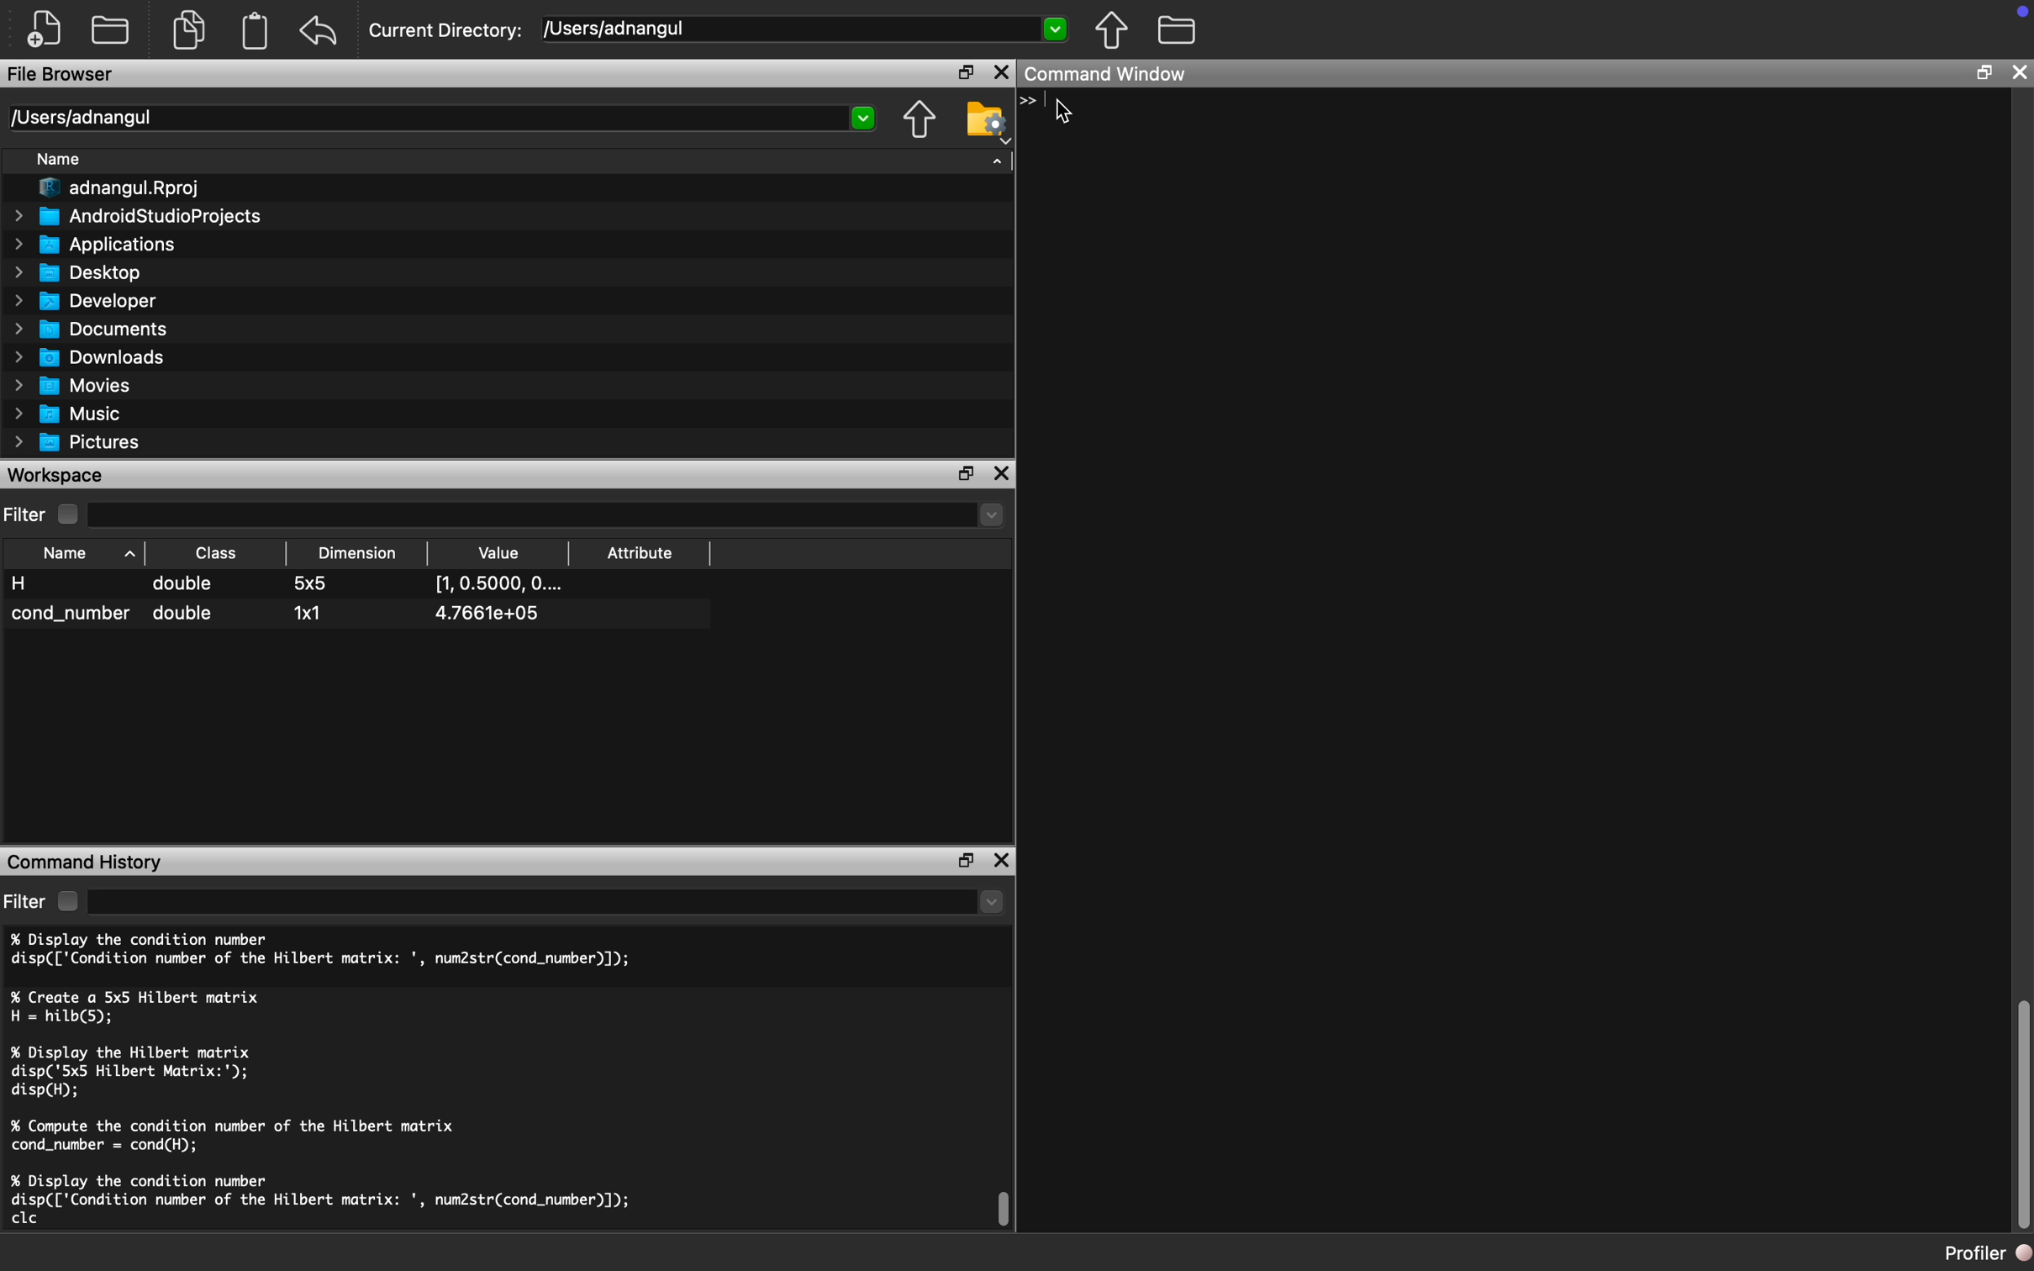 This screenshot has width=2034, height=1271. Describe the element at coordinates (1037, 102) in the screenshot. I see `Typing Indicator` at that location.